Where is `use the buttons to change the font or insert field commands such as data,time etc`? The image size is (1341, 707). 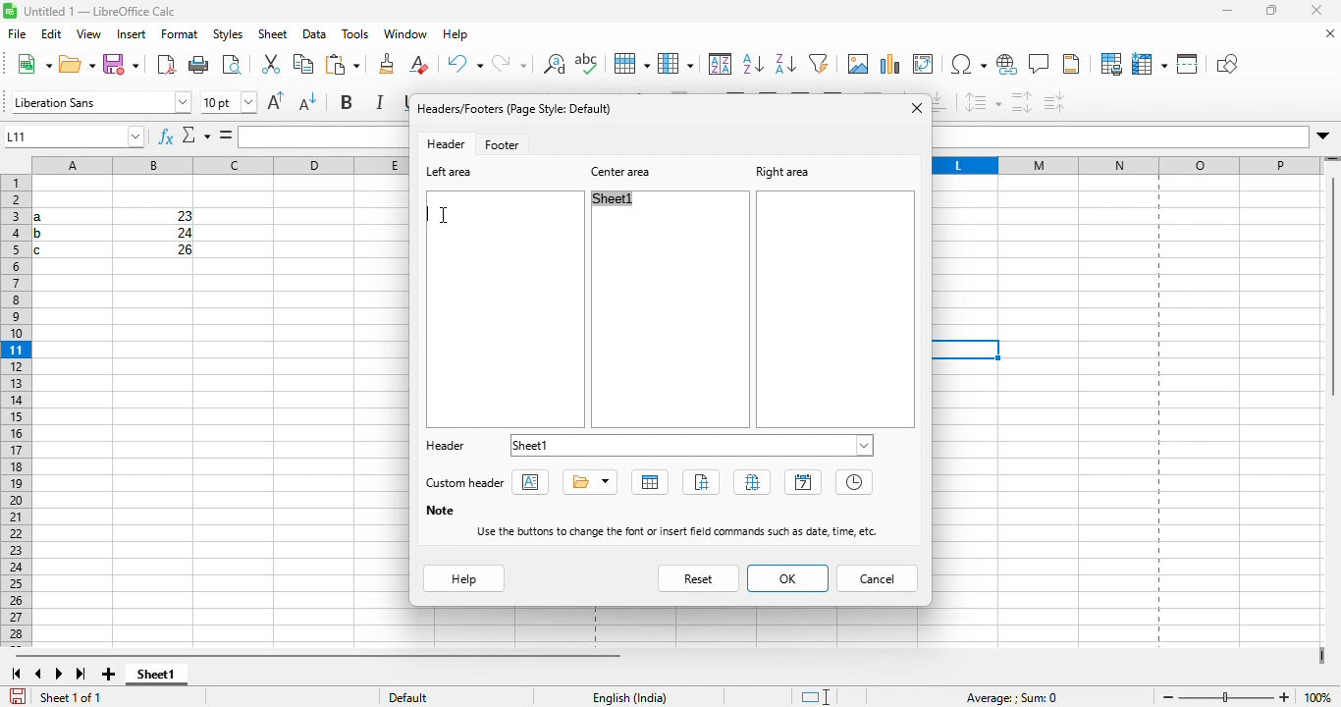 use the buttons to change the font or insert field commands such as data,time etc is located at coordinates (678, 533).